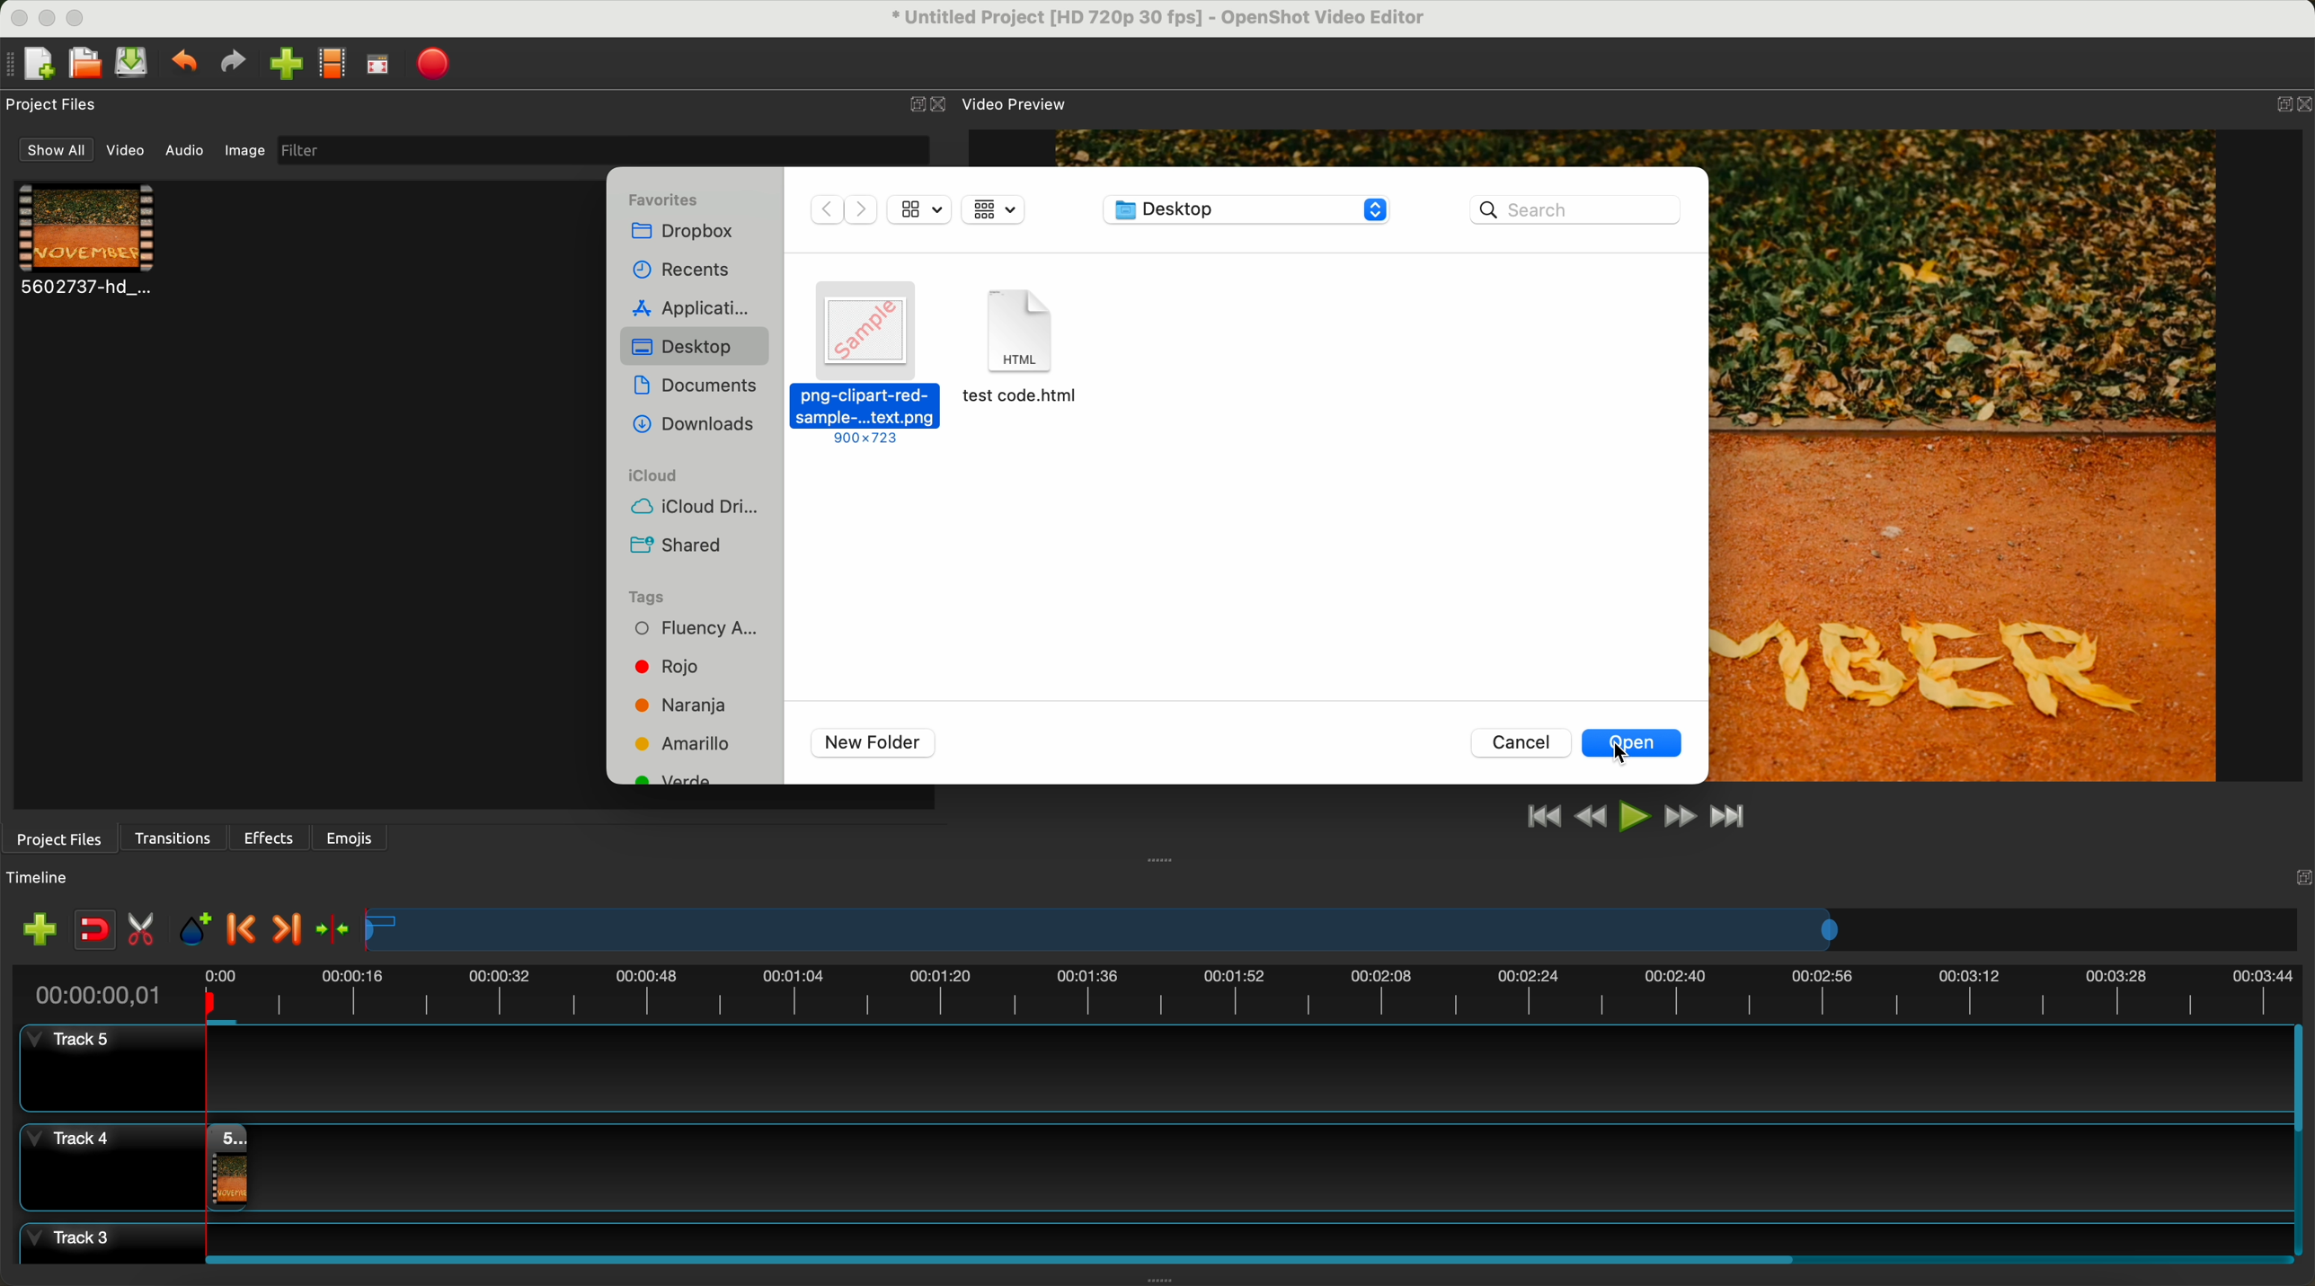 The height and width of the screenshot is (1286, 2315). What do you see at coordinates (271, 838) in the screenshot?
I see `effects` at bounding box center [271, 838].